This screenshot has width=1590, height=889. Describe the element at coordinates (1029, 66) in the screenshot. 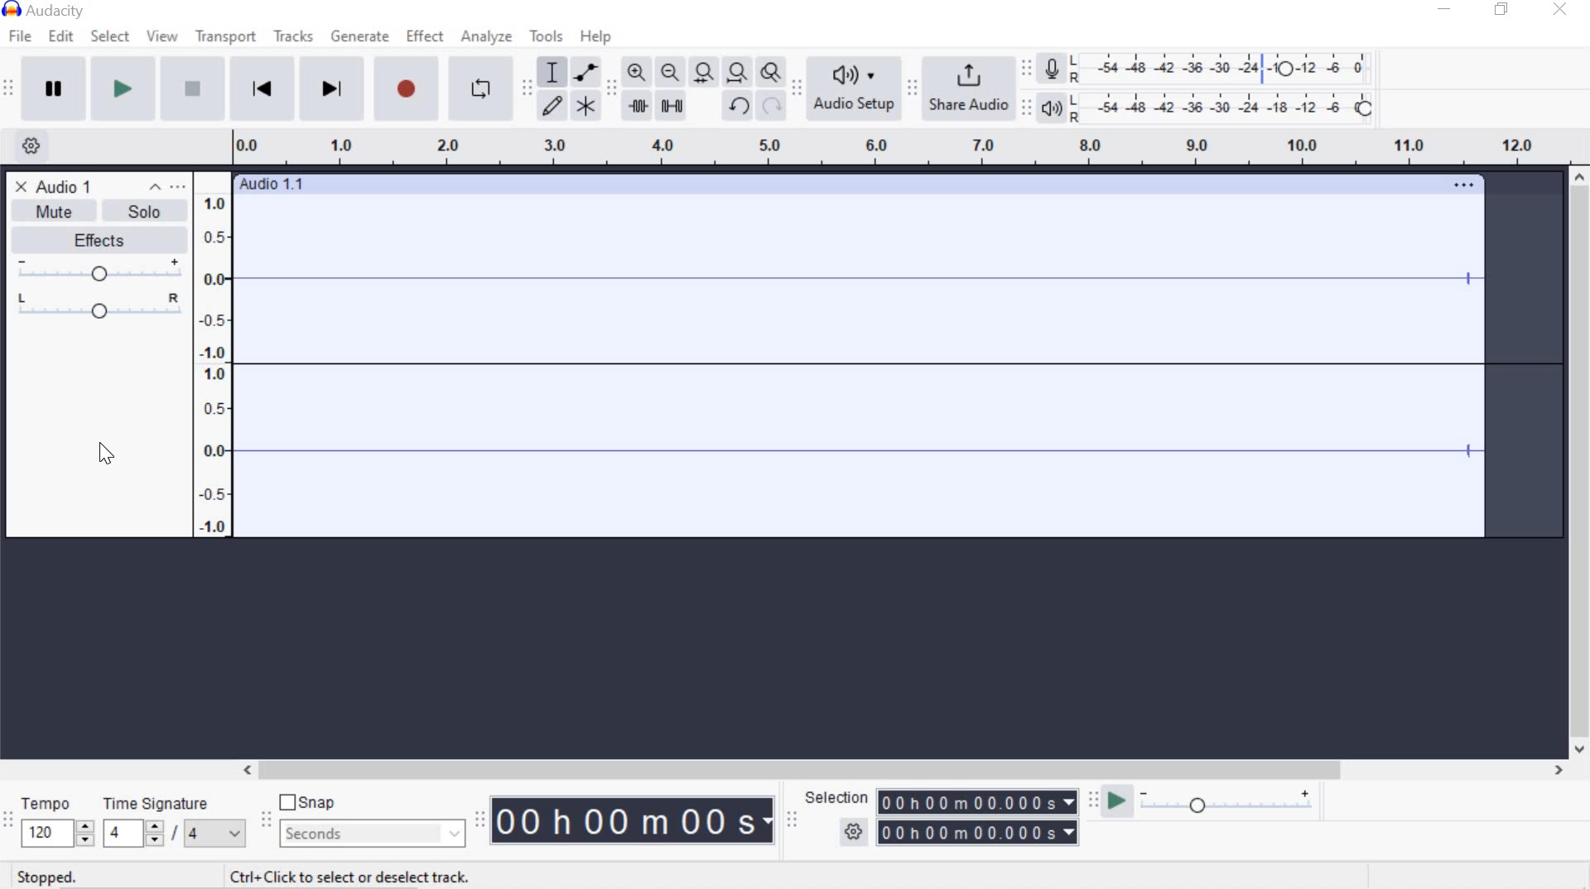

I see `recording meter toolbar` at that location.